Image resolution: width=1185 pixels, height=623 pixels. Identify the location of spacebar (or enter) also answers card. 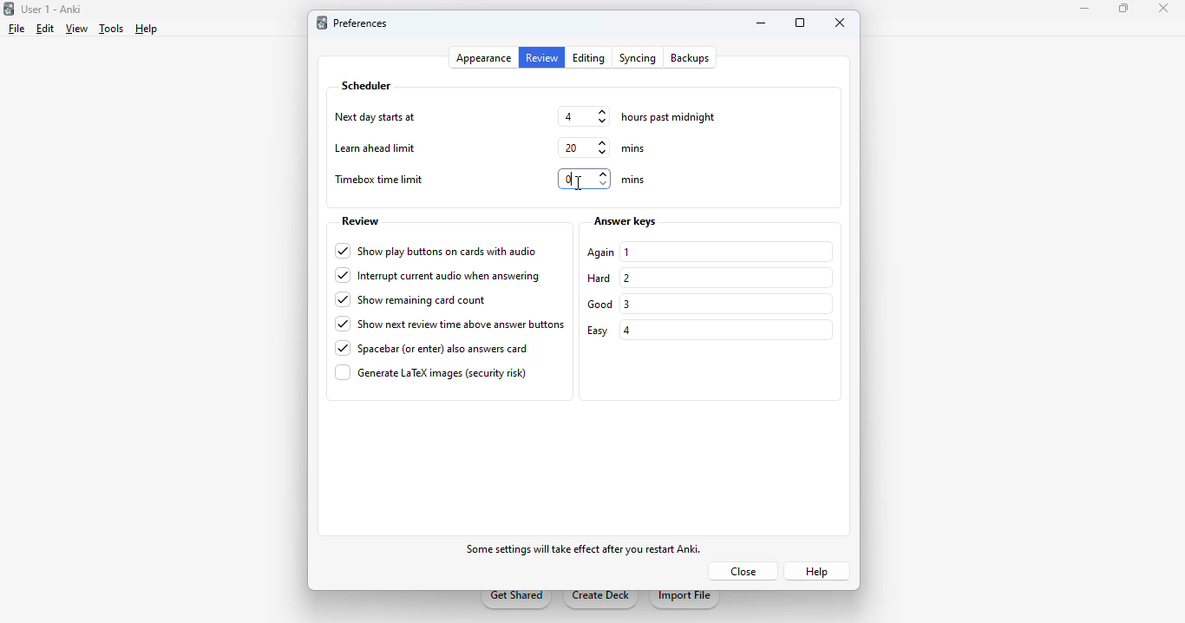
(432, 349).